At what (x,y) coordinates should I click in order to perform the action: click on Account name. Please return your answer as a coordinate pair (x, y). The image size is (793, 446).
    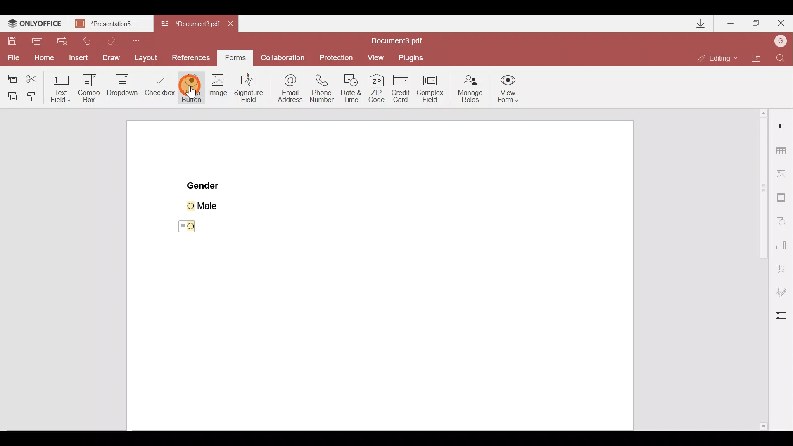
    Looking at the image, I should click on (781, 41).